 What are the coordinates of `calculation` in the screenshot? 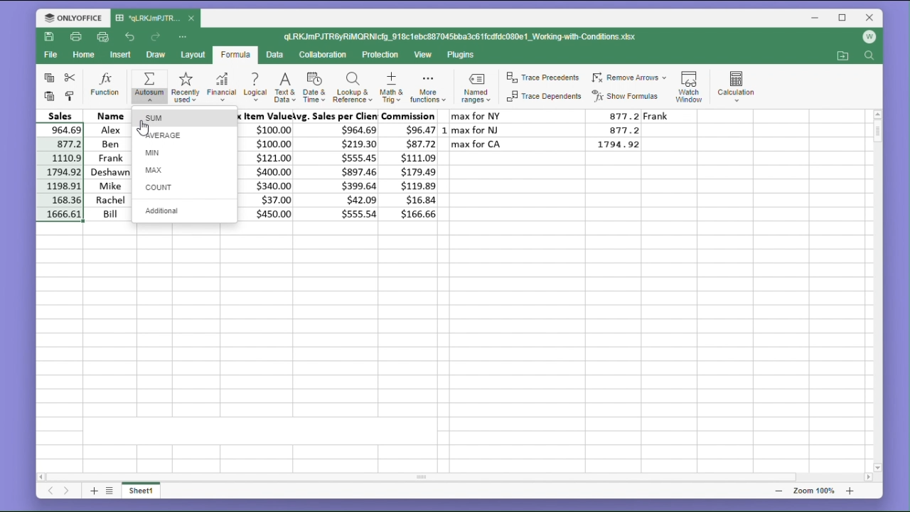 It's located at (740, 84).